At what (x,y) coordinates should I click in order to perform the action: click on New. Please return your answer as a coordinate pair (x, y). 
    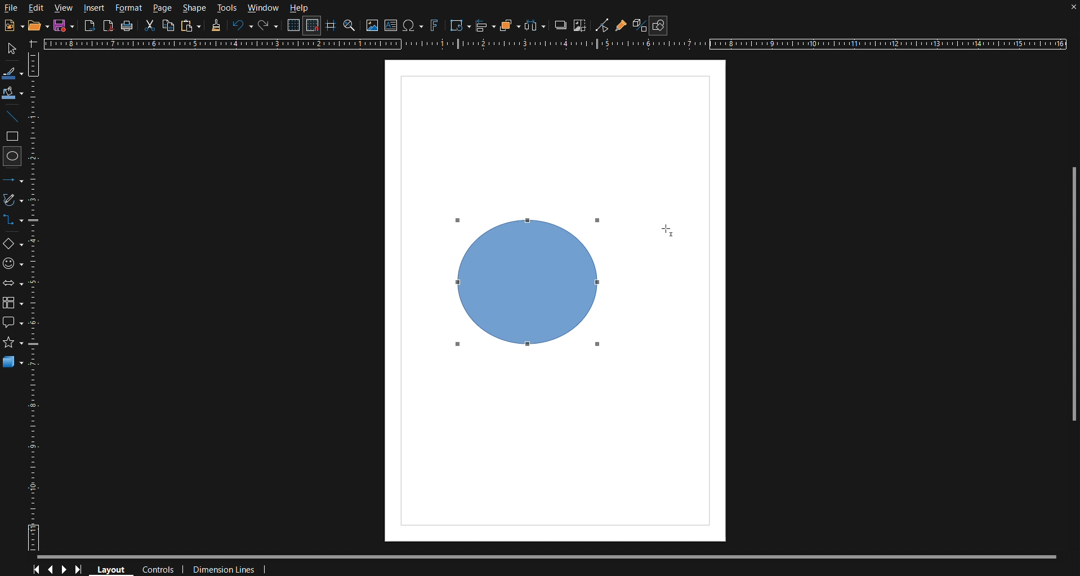
    Looking at the image, I should click on (62, 26).